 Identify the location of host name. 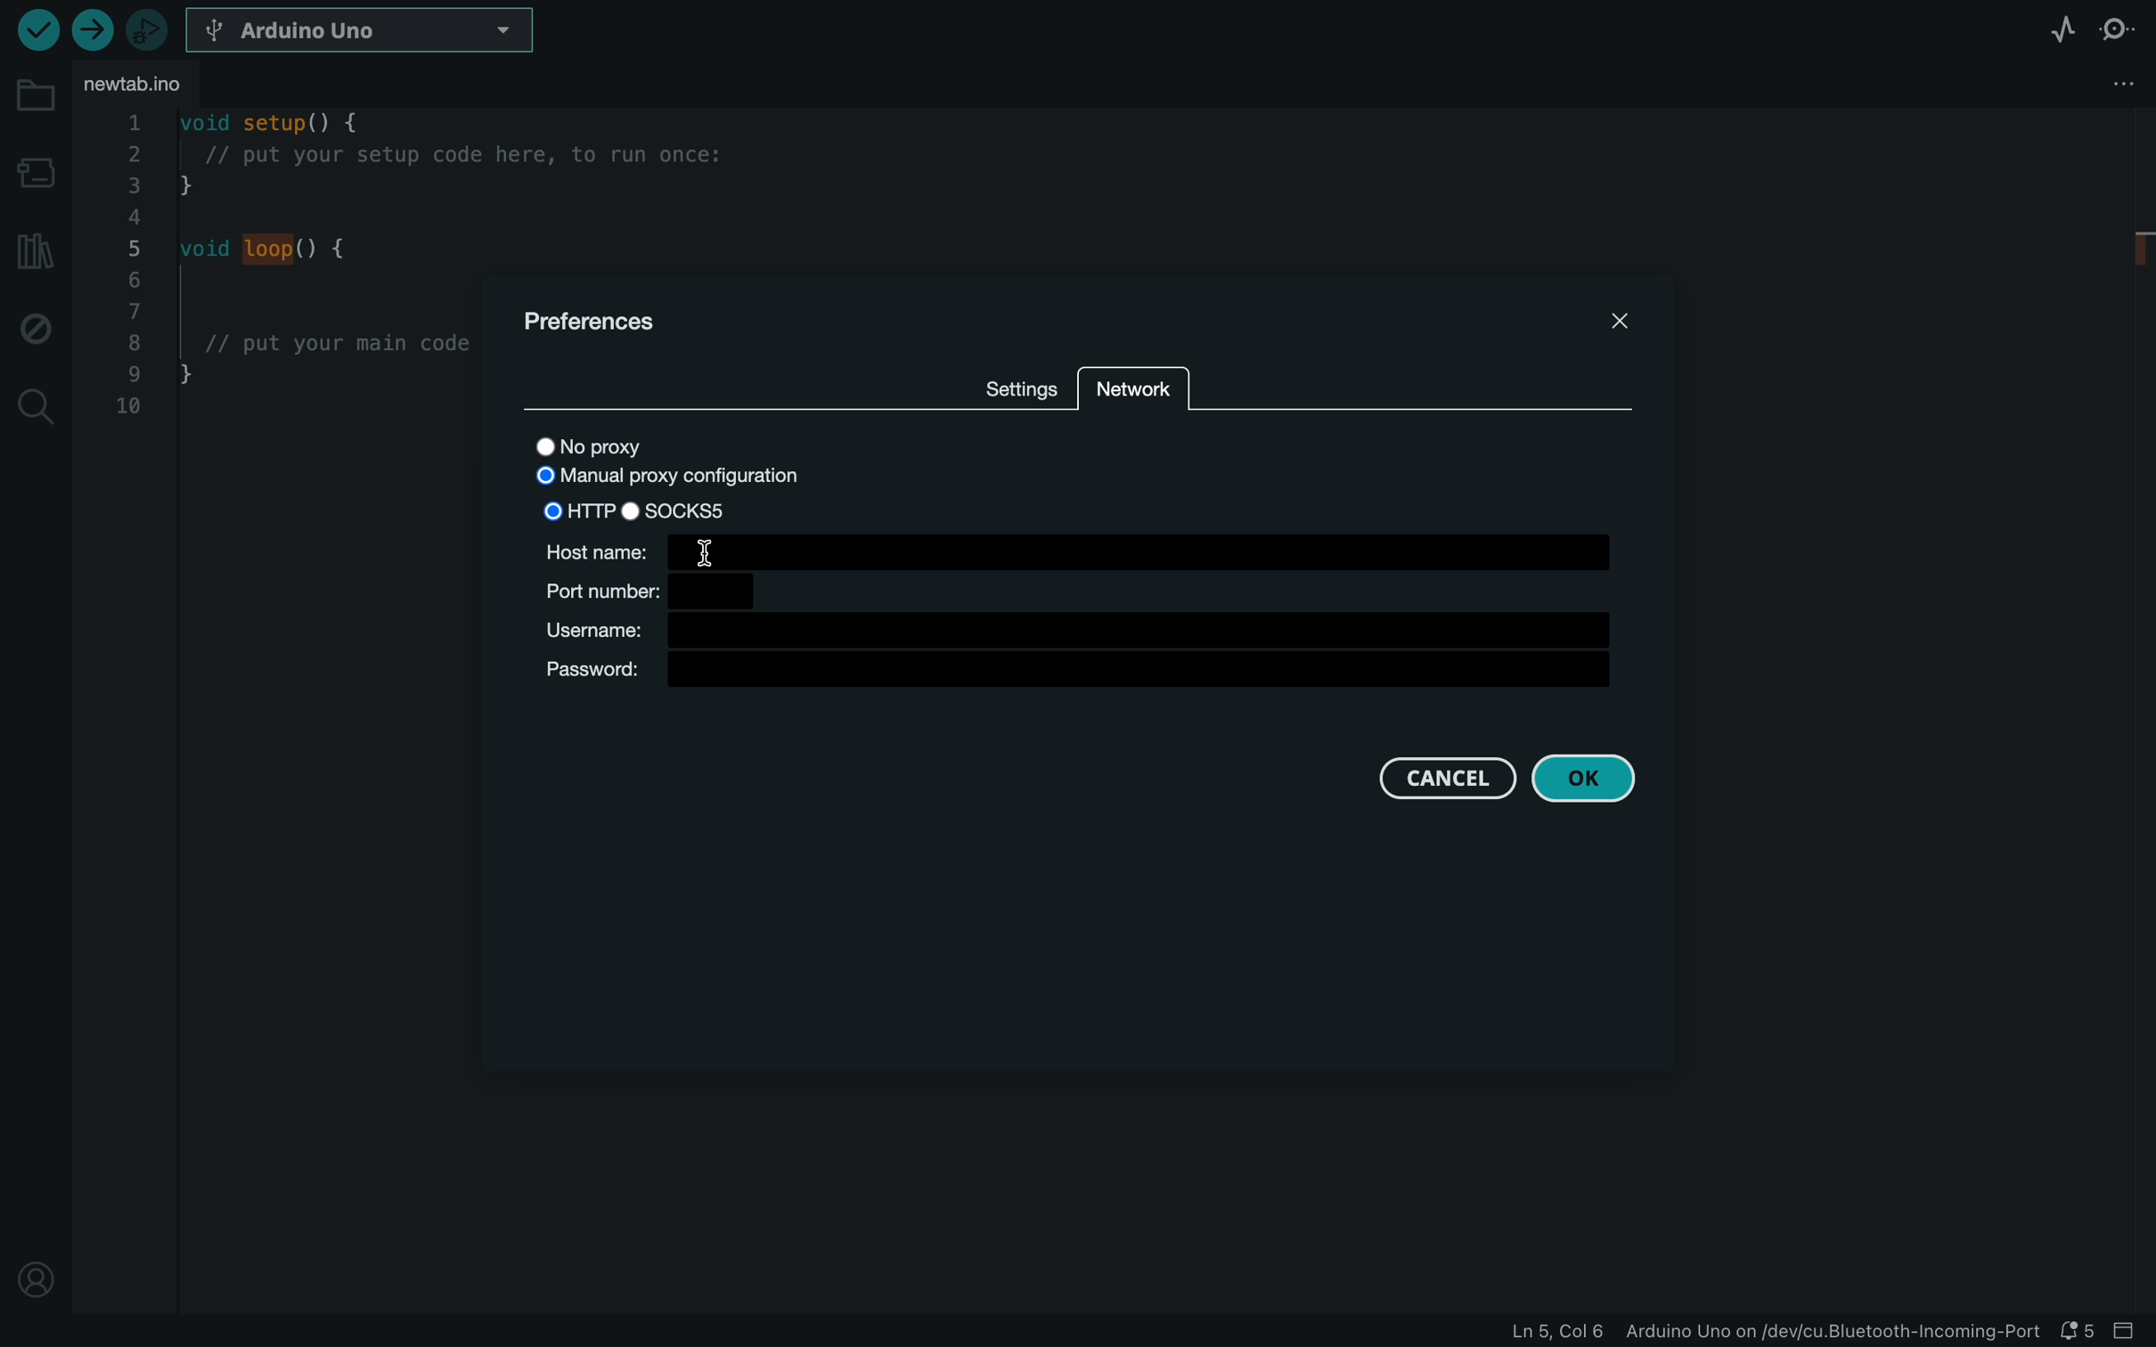
(1075, 549).